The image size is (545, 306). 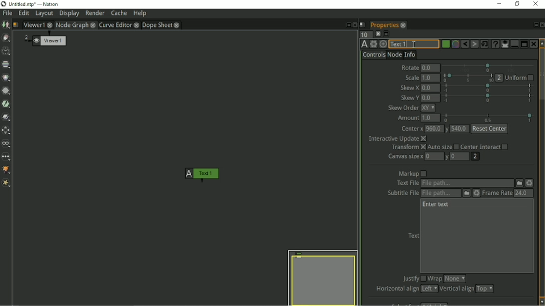 I want to click on Views, so click(x=7, y=144).